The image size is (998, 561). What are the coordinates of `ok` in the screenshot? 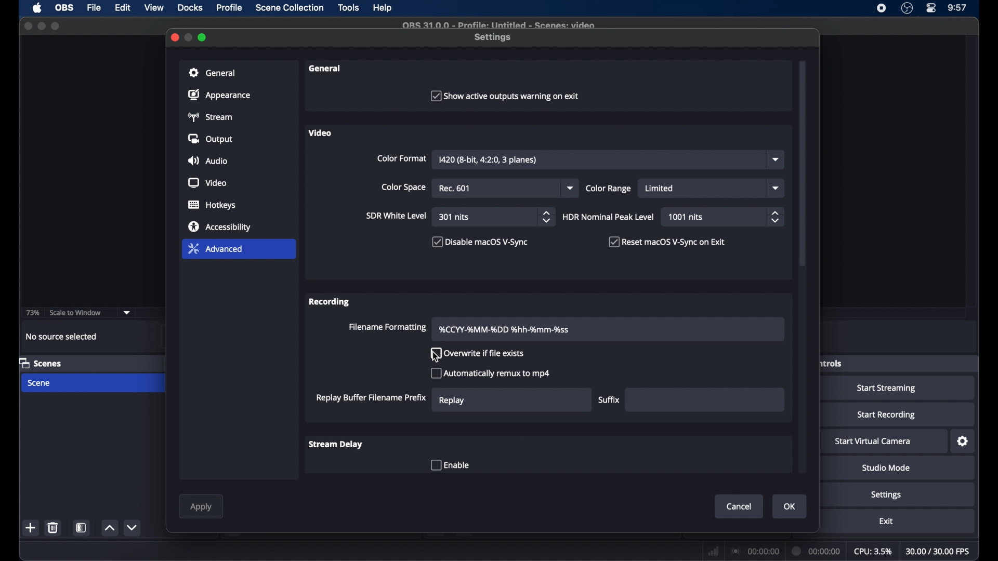 It's located at (790, 507).